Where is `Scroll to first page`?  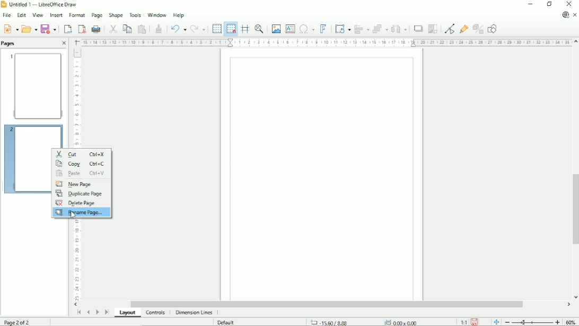
Scroll to first page is located at coordinates (78, 312).